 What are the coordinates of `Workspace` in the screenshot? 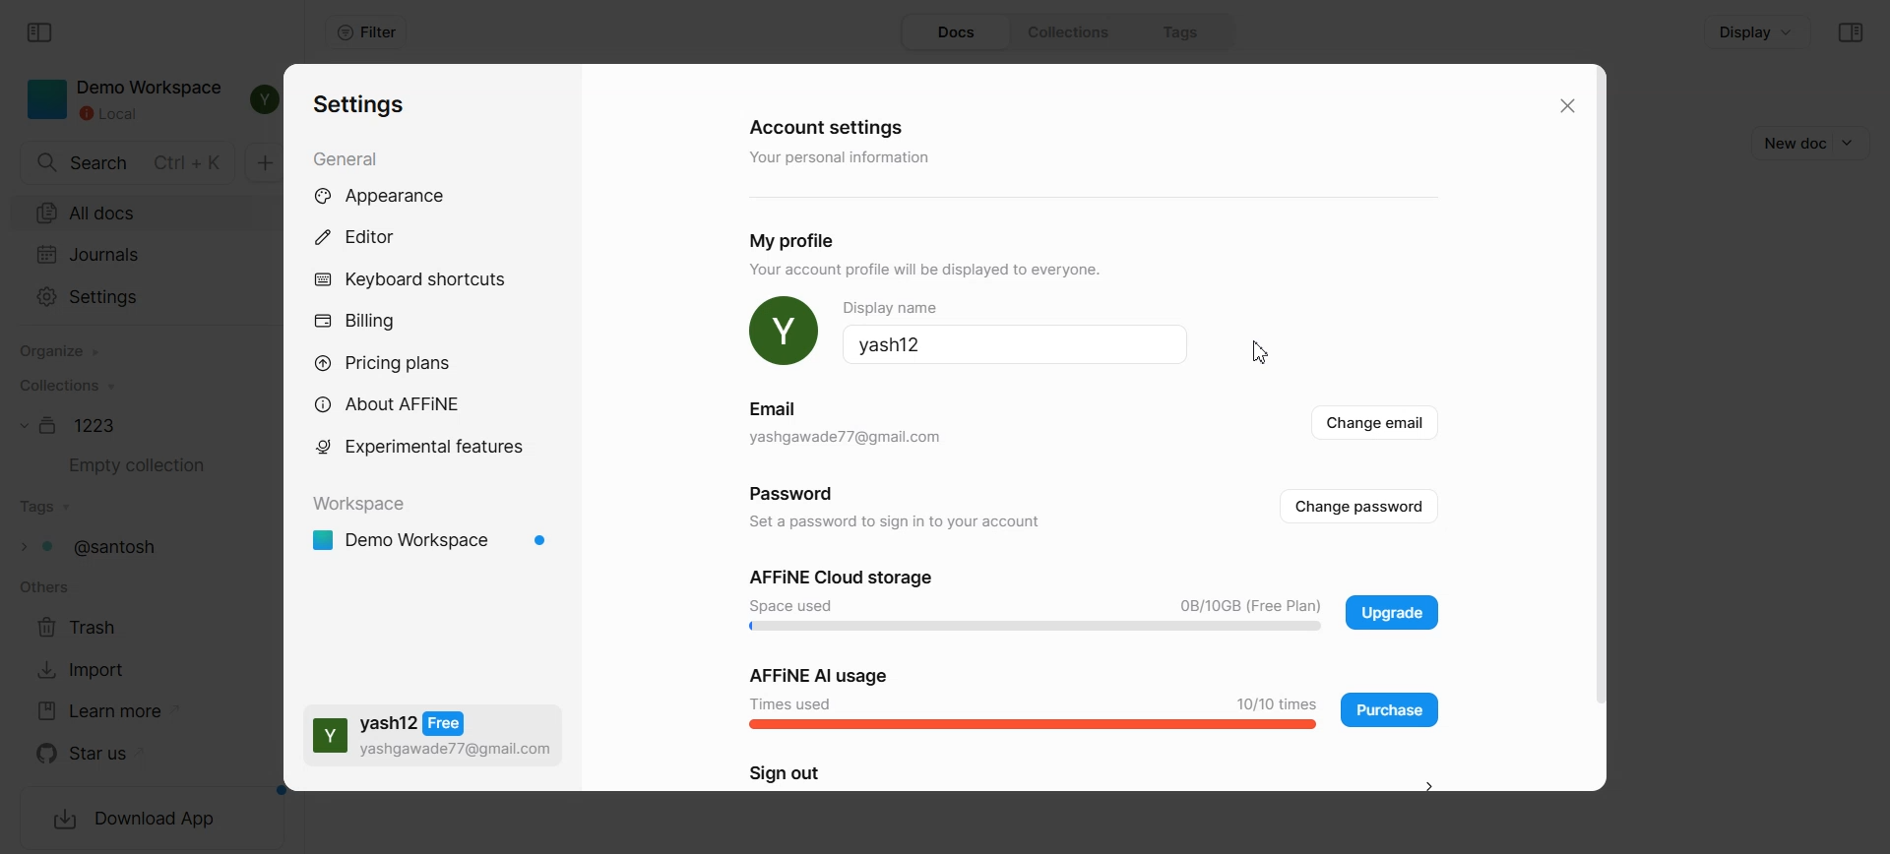 It's located at (365, 505).